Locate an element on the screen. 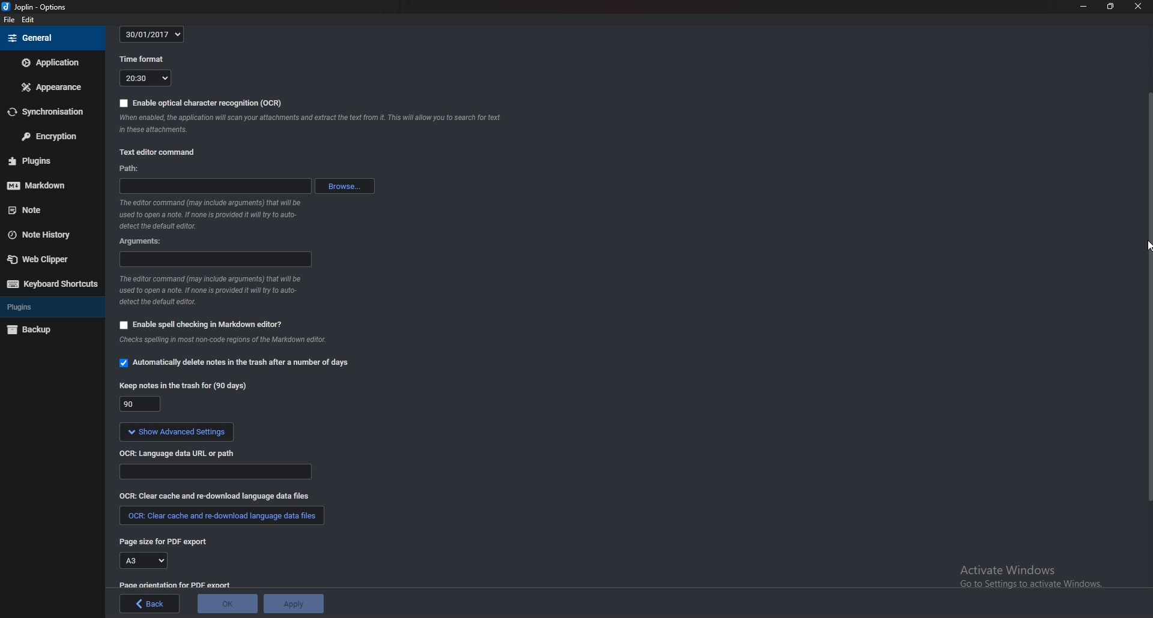 The image size is (1153, 618). ok is located at coordinates (227, 604).